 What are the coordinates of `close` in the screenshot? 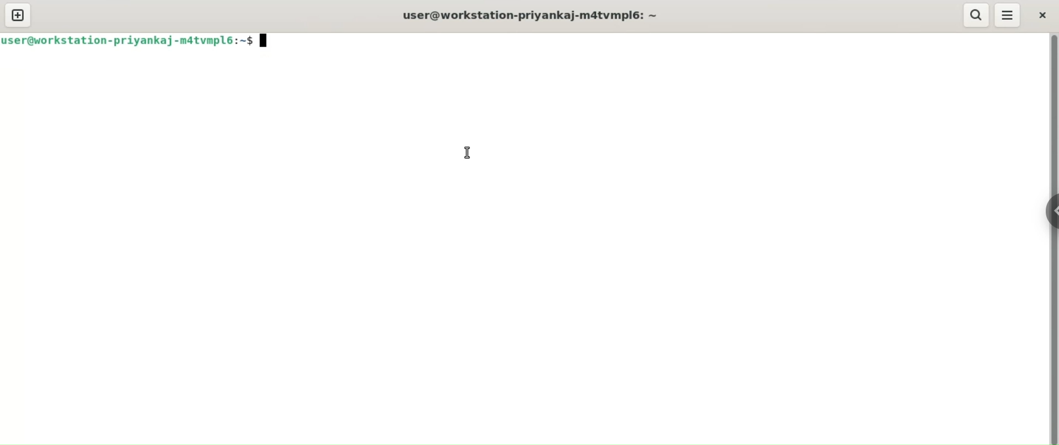 It's located at (1044, 15).